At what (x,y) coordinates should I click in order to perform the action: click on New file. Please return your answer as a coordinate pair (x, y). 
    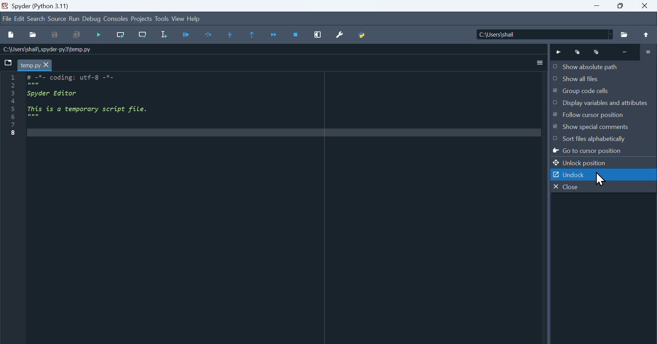
    Looking at the image, I should click on (12, 34).